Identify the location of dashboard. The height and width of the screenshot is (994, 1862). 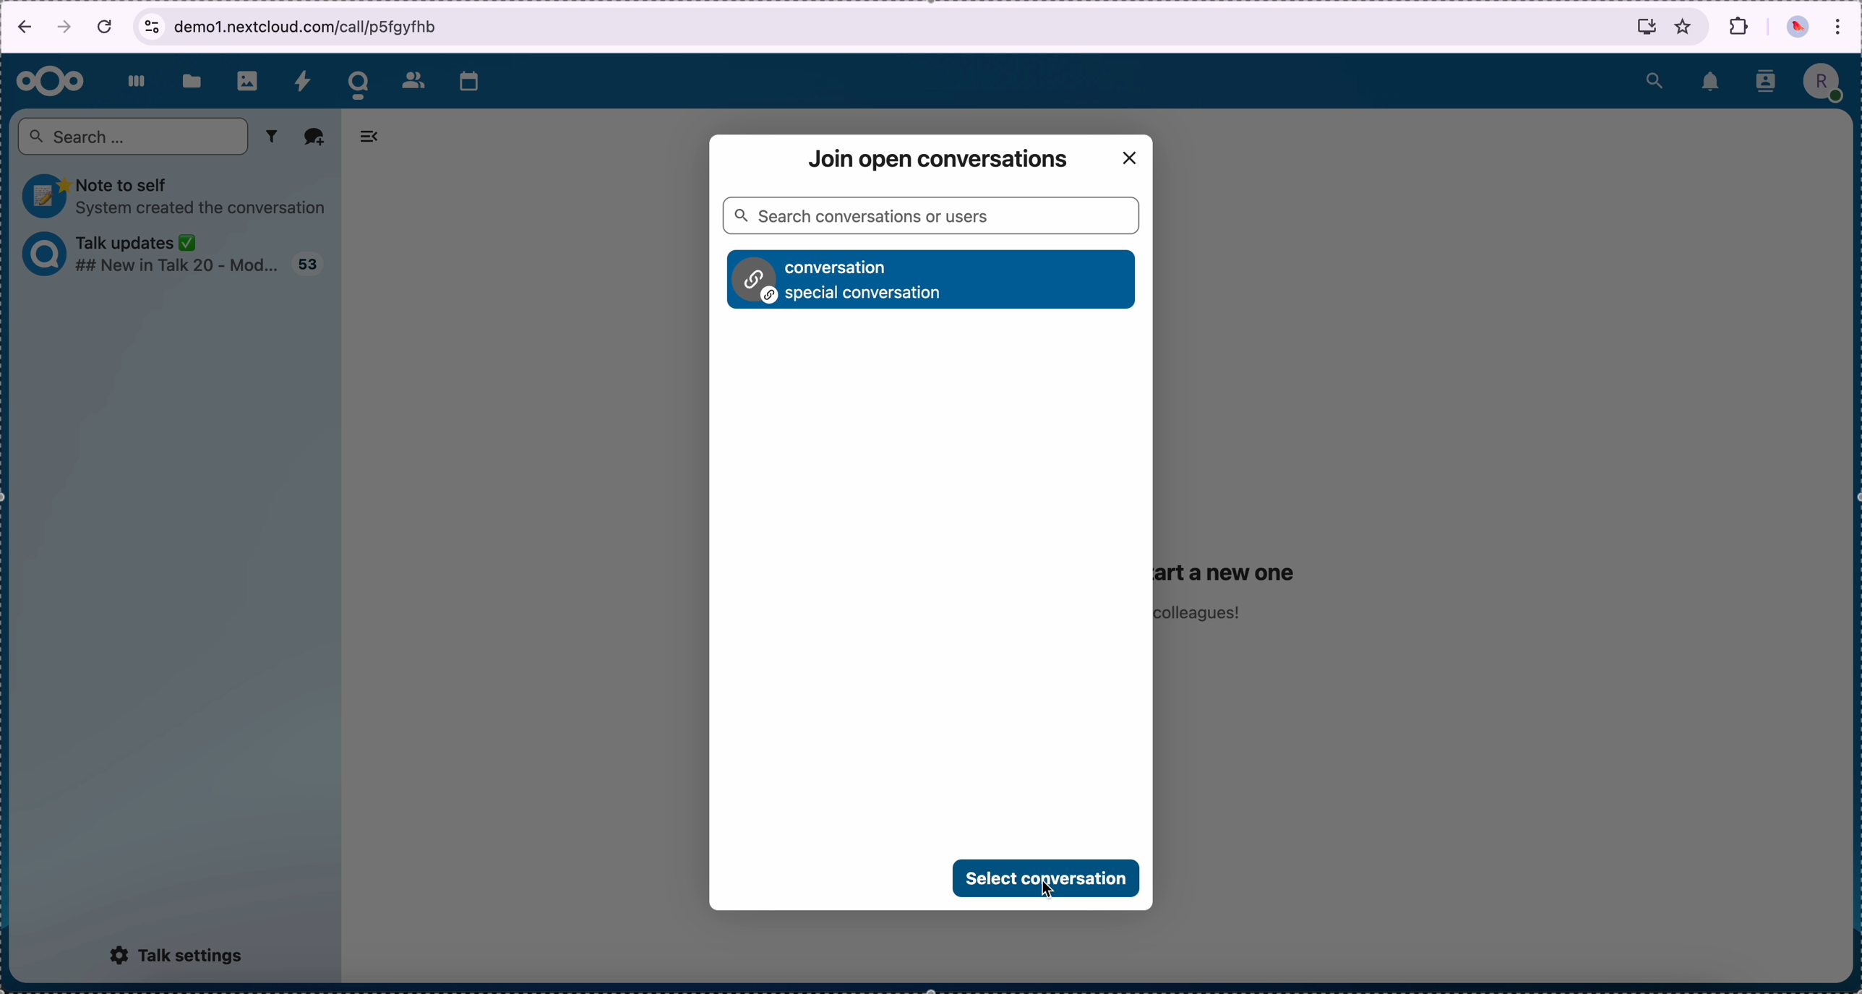
(135, 82).